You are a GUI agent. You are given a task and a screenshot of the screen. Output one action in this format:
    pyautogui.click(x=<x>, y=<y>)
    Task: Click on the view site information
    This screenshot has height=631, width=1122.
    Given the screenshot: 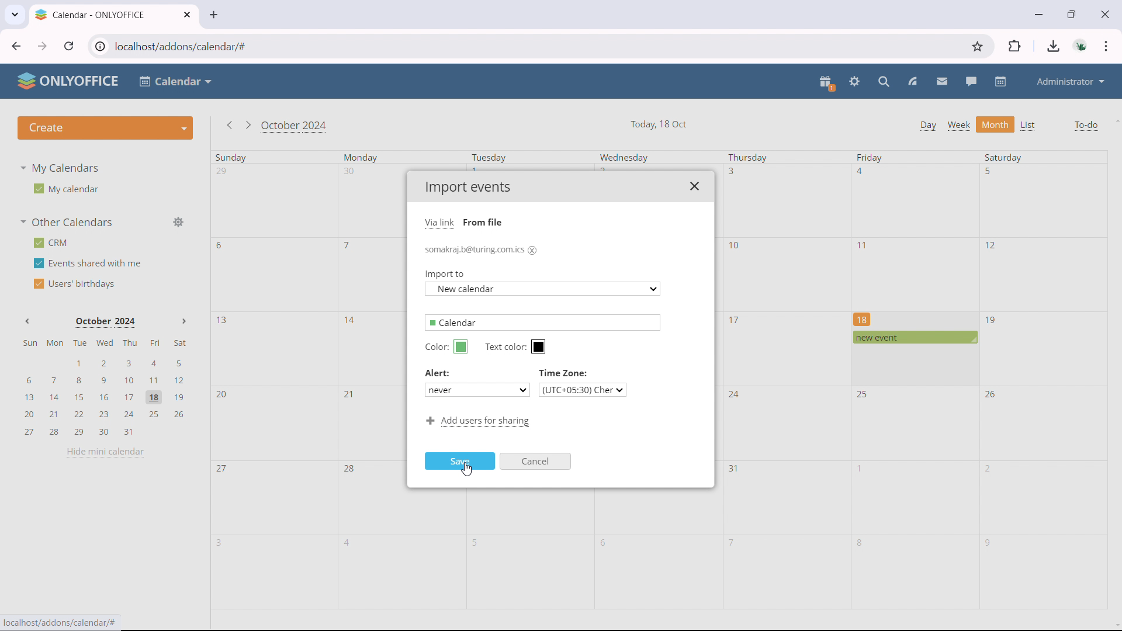 What is the action you would take?
    pyautogui.click(x=99, y=46)
    